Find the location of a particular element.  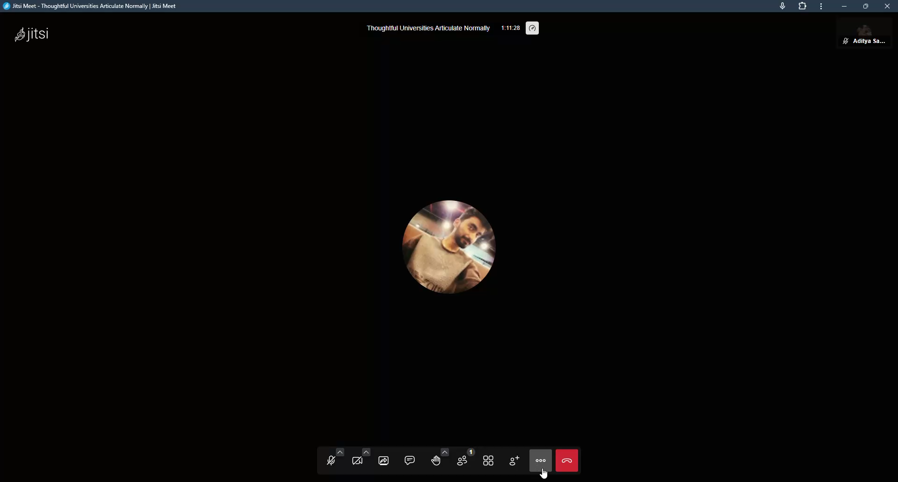

unmute mic is located at coordinates (329, 463).